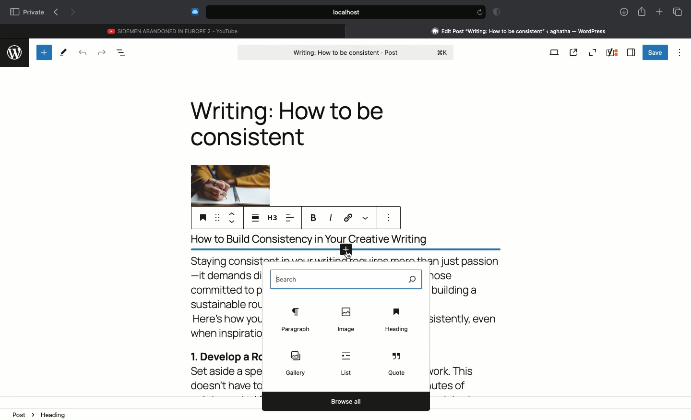  I want to click on Body, so click(220, 325).